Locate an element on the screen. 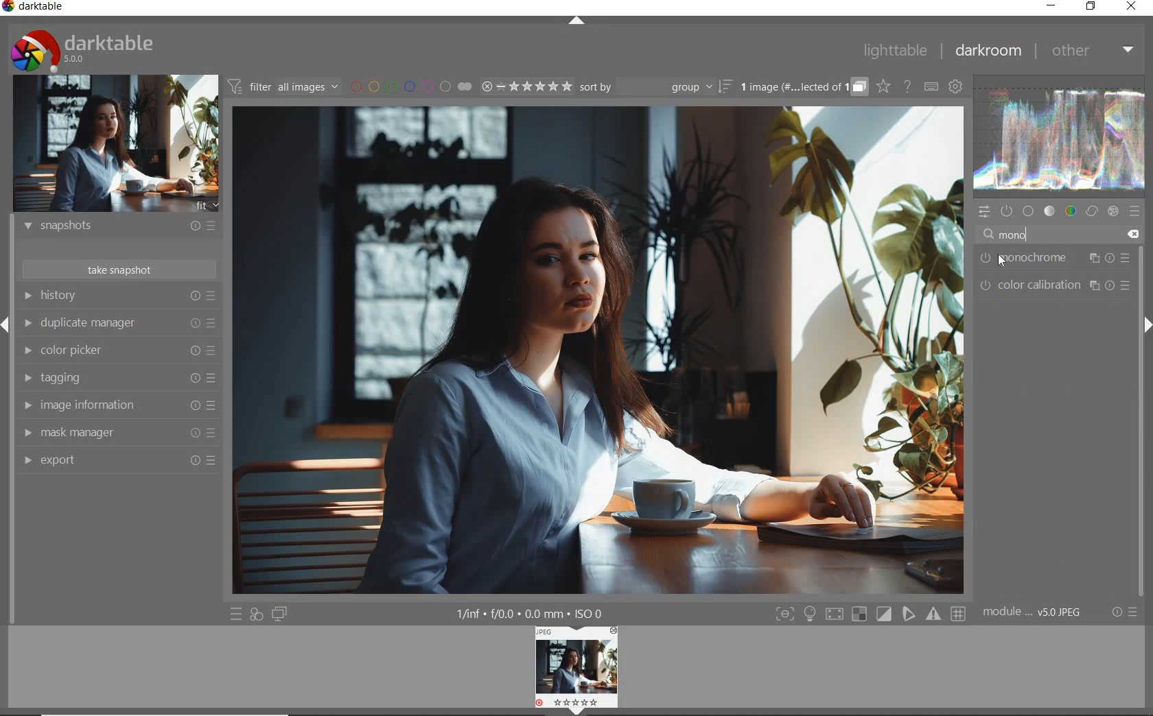  export is located at coordinates (117, 461).